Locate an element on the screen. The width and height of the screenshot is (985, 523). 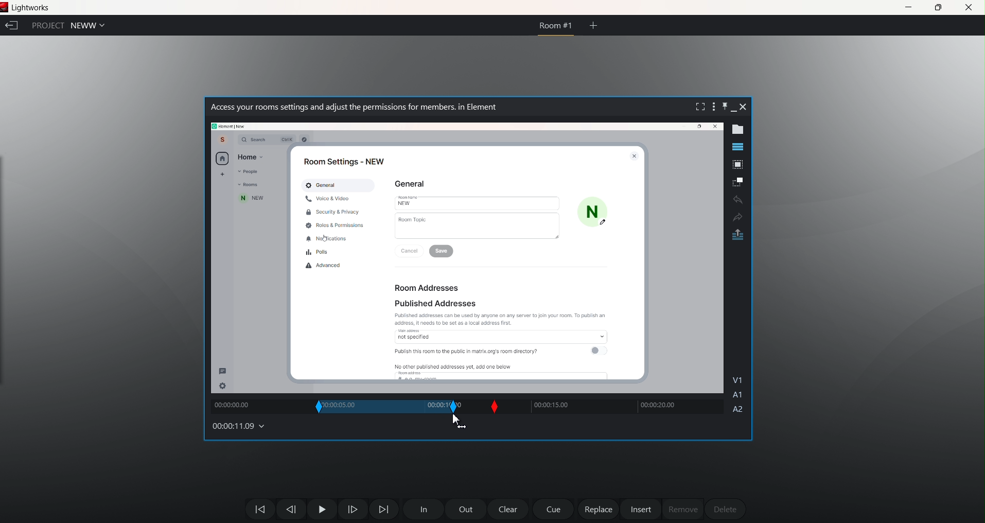
Published Addresses is located at coordinates (434, 303).